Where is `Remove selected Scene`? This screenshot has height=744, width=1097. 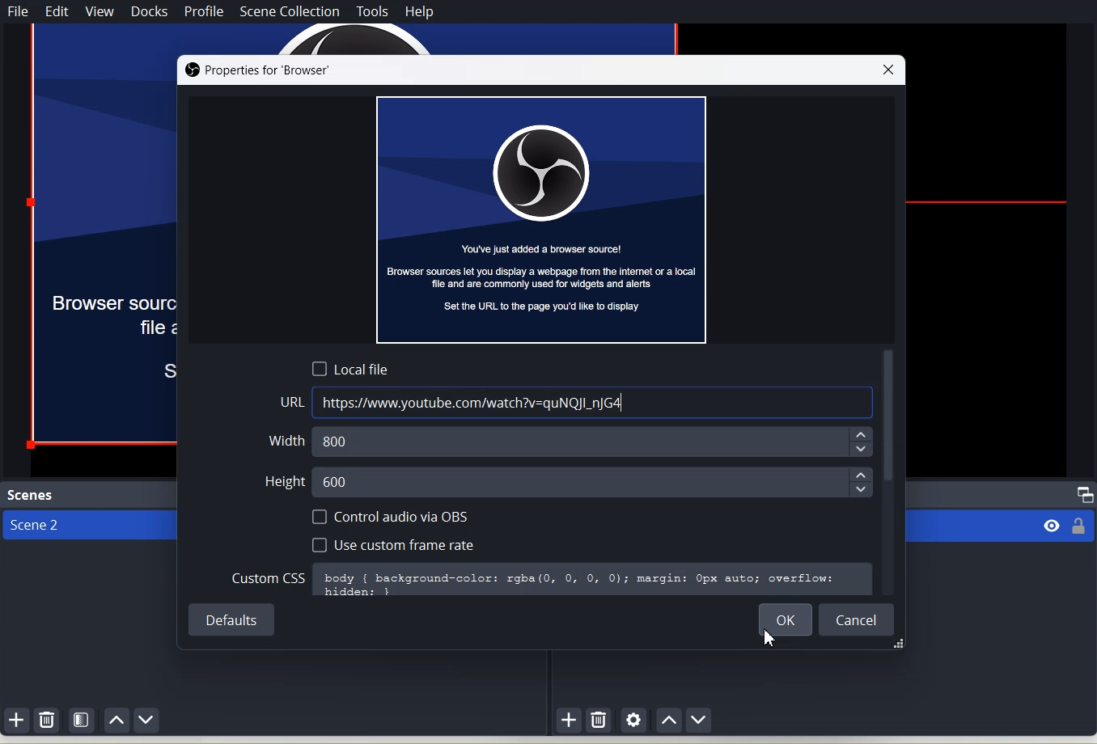 Remove selected Scene is located at coordinates (48, 721).